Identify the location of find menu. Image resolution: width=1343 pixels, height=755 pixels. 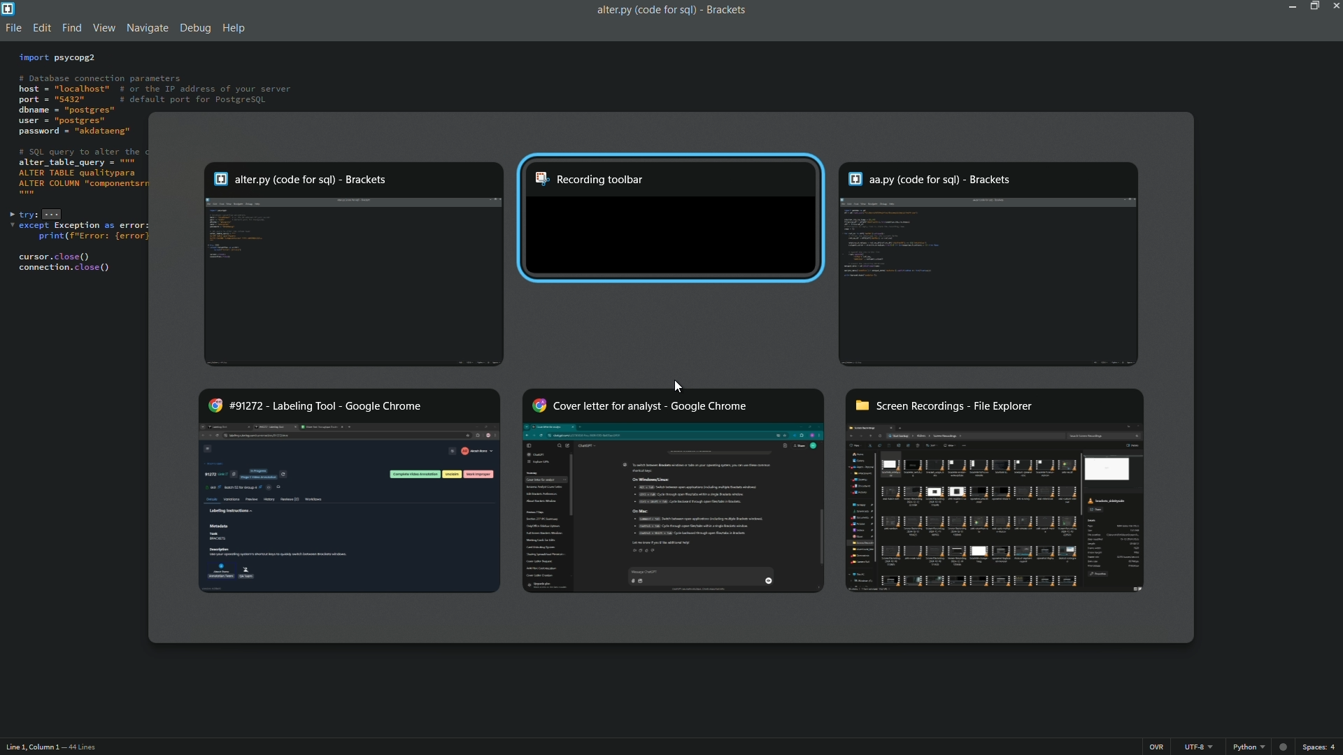
(70, 29).